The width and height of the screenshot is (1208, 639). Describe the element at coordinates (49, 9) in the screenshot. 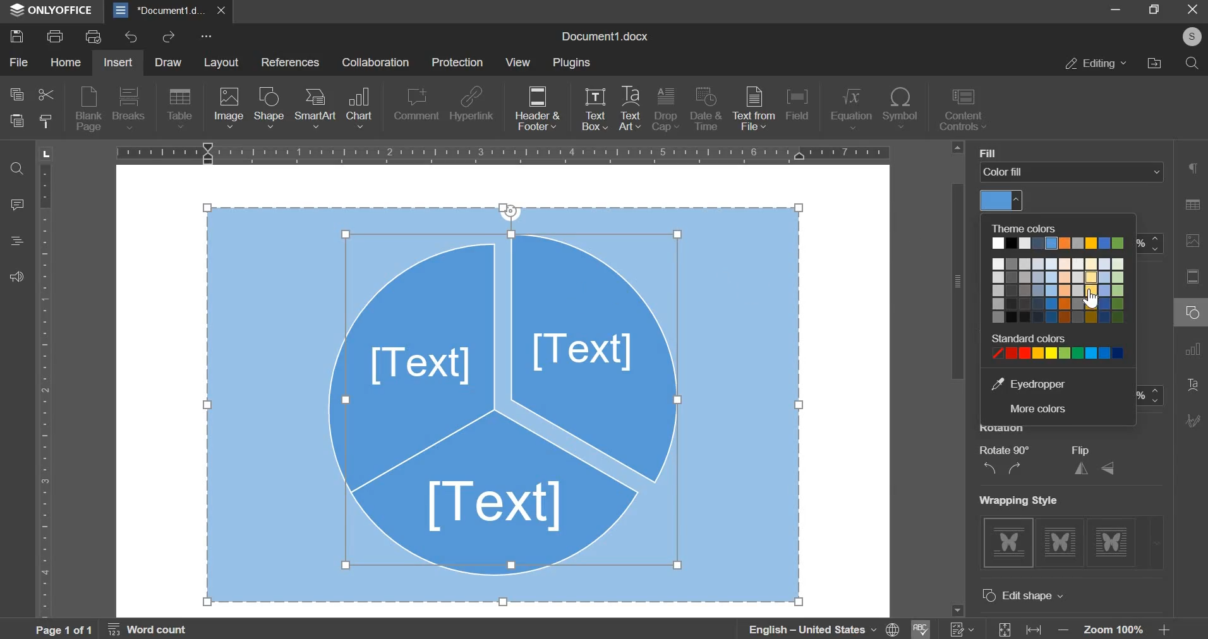

I see `onlyoffice` at that location.